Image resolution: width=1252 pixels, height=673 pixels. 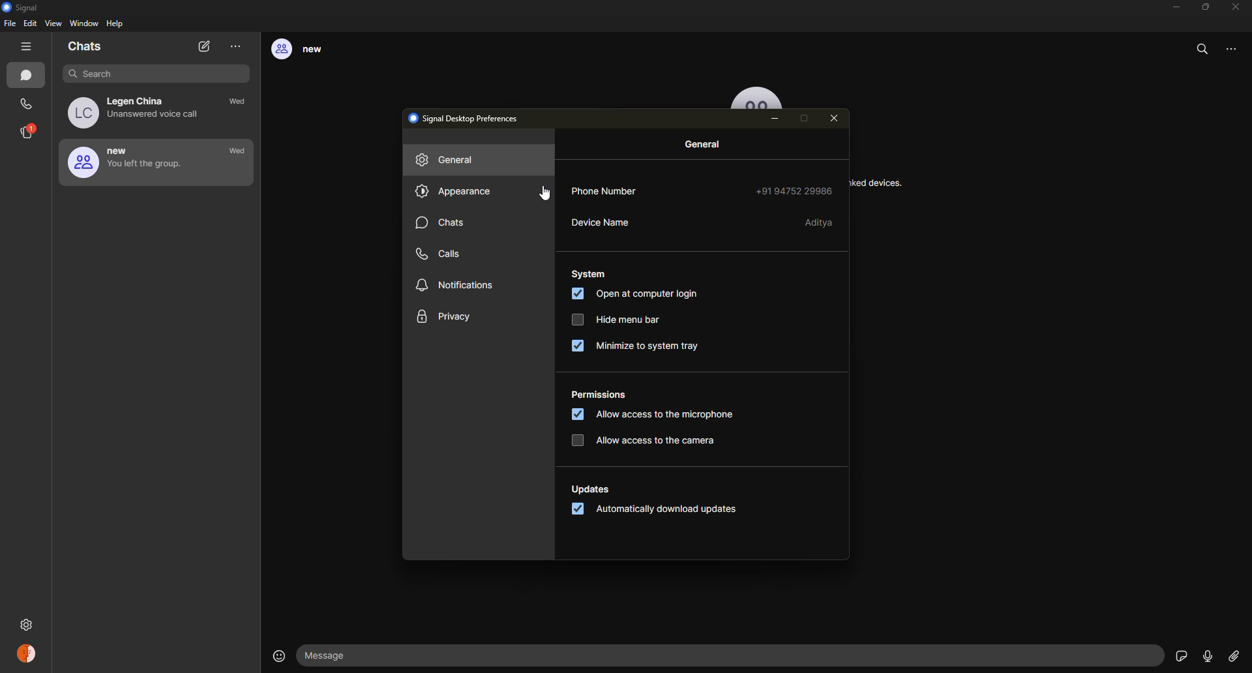 I want to click on hide menu bar, so click(x=612, y=320).